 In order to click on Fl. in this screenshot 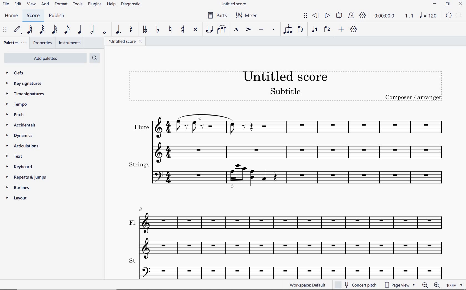, I will do `click(287, 231)`.